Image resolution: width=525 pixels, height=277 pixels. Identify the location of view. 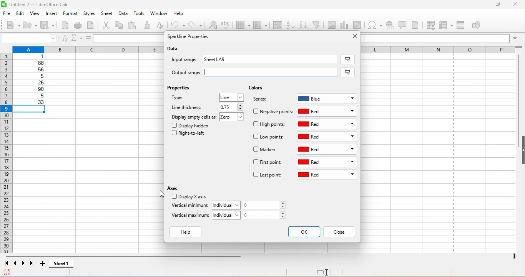
(37, 13).